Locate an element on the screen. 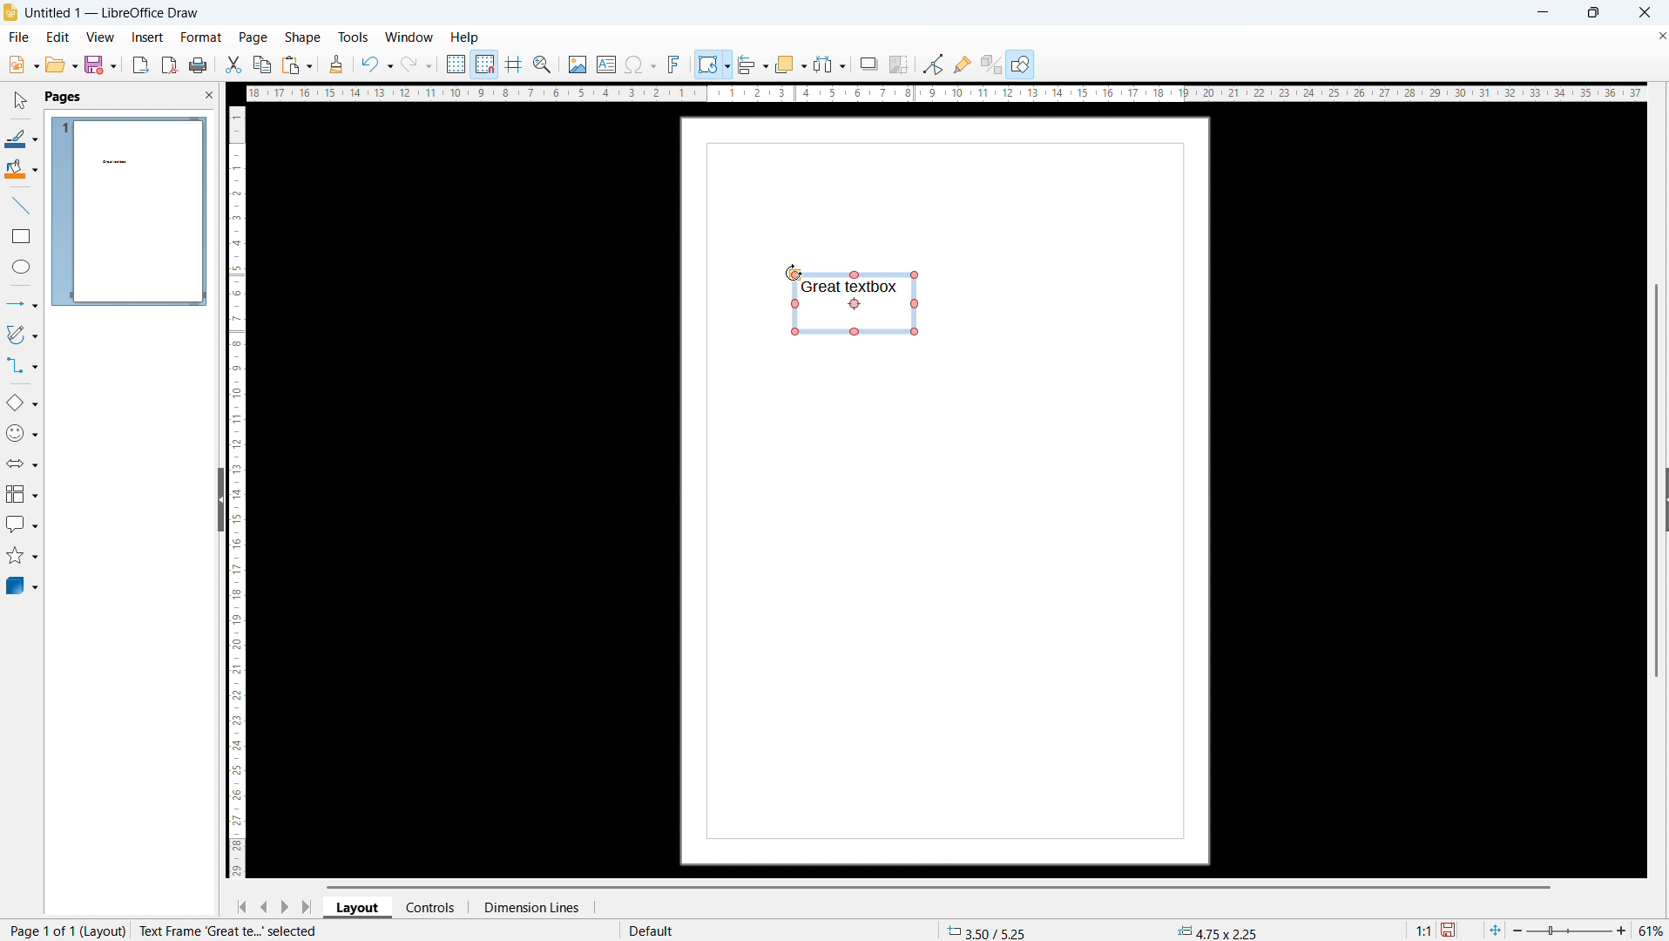 The image size is (1669, 941). Page  is located at coordinates (952, 610).